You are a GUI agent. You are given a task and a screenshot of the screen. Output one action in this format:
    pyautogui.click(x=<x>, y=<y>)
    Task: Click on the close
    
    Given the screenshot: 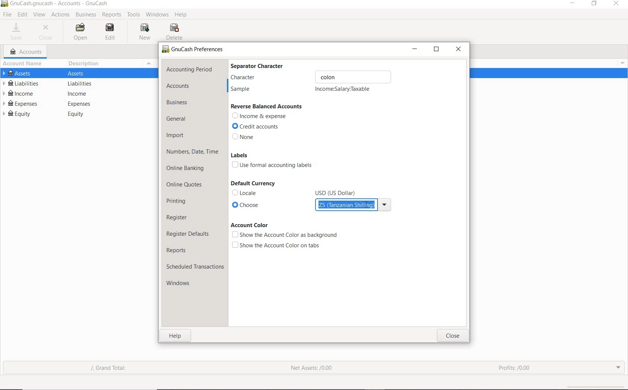 What is the action you would take?
    pyautogui.click(x=453, y=337)
    